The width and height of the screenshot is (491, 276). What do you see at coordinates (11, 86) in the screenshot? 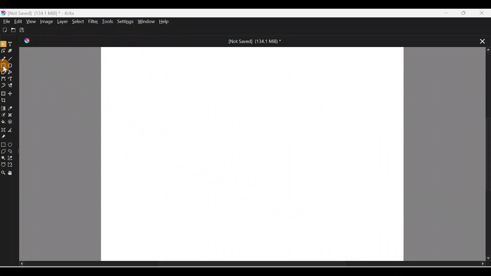
I see `Multibrush tool` at bounding box center [11, 86].